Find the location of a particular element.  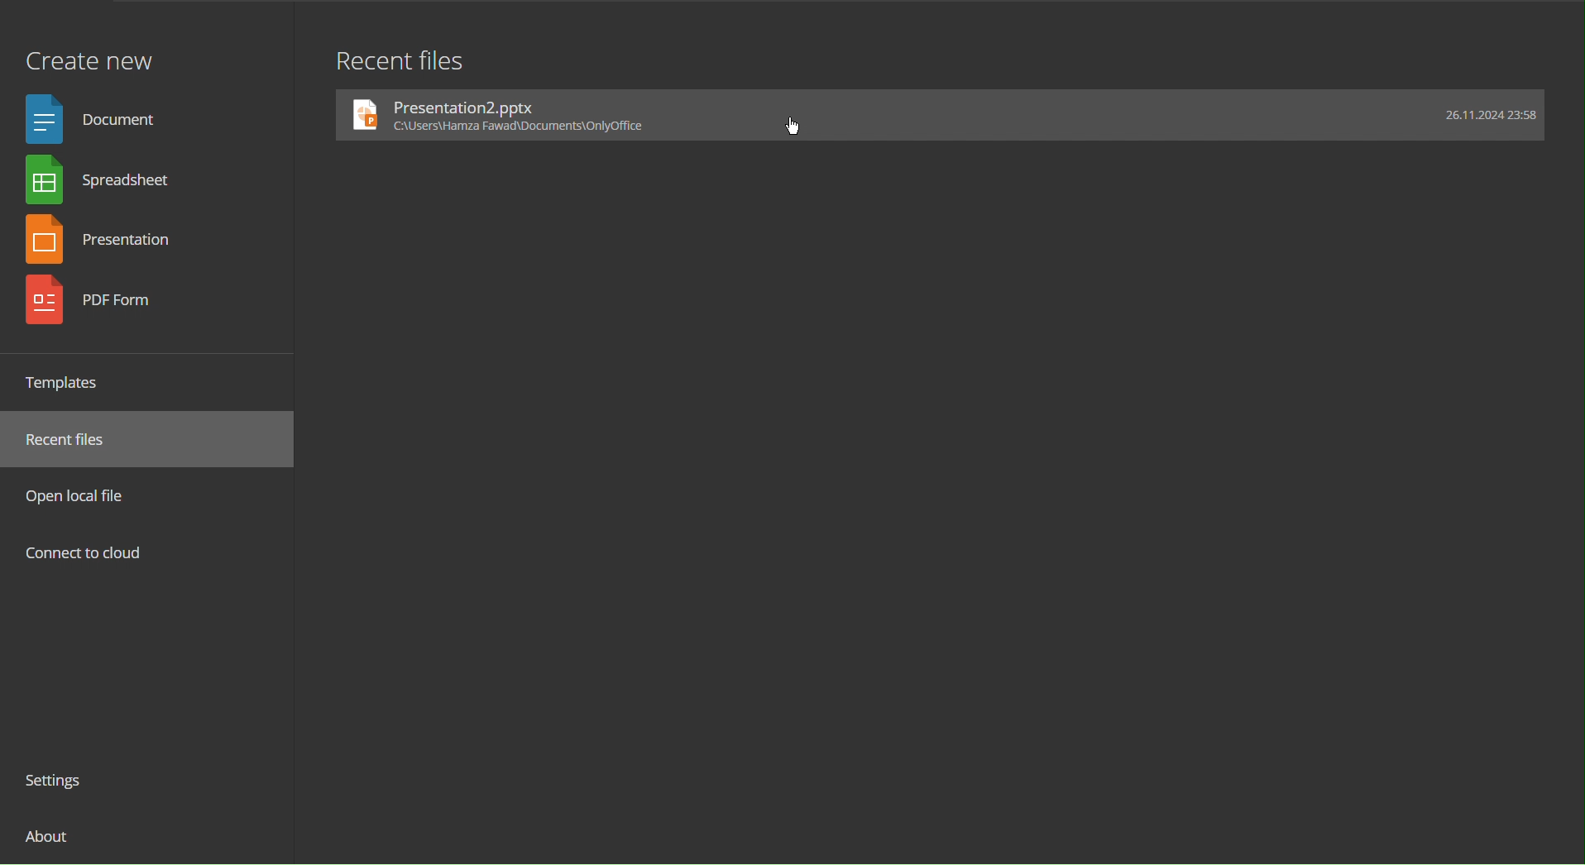

Recent Files is located at coordinates (400, 59).